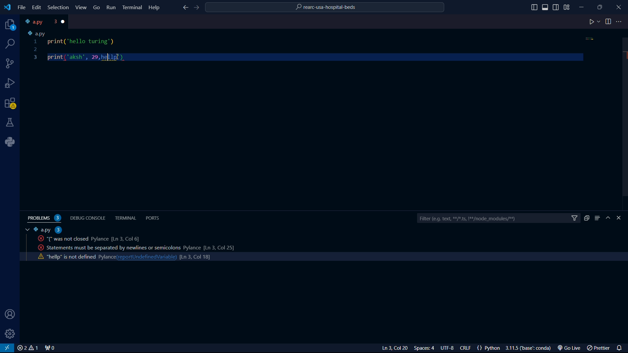  I want to click on UTF-8, so click(450, 348).